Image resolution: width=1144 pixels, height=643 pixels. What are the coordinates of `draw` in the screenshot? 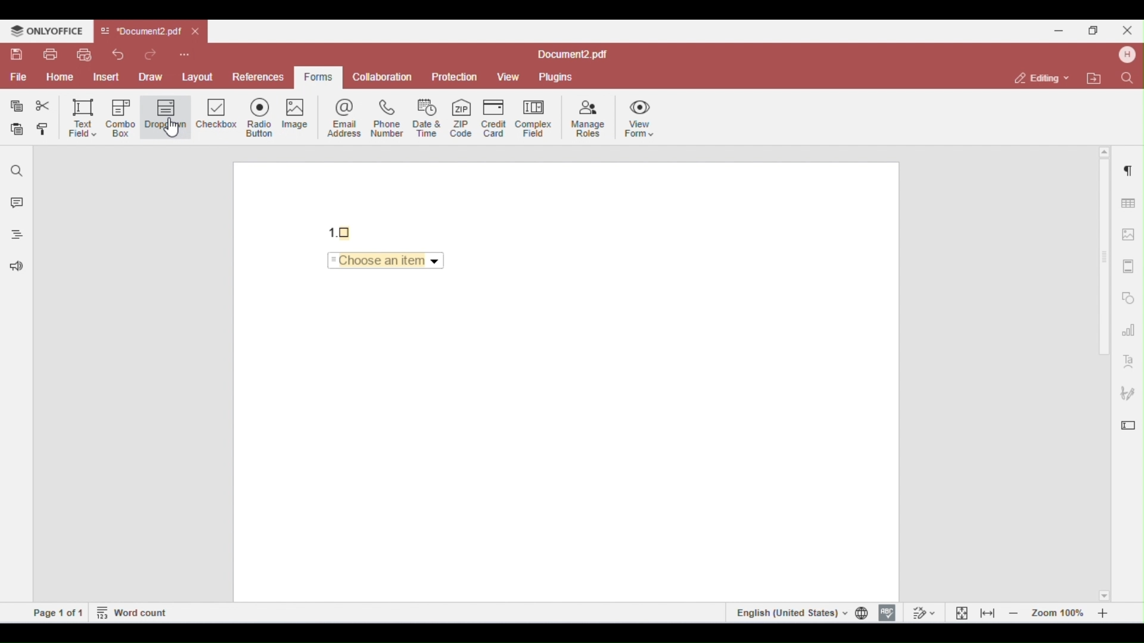 It's located at (153, 76).